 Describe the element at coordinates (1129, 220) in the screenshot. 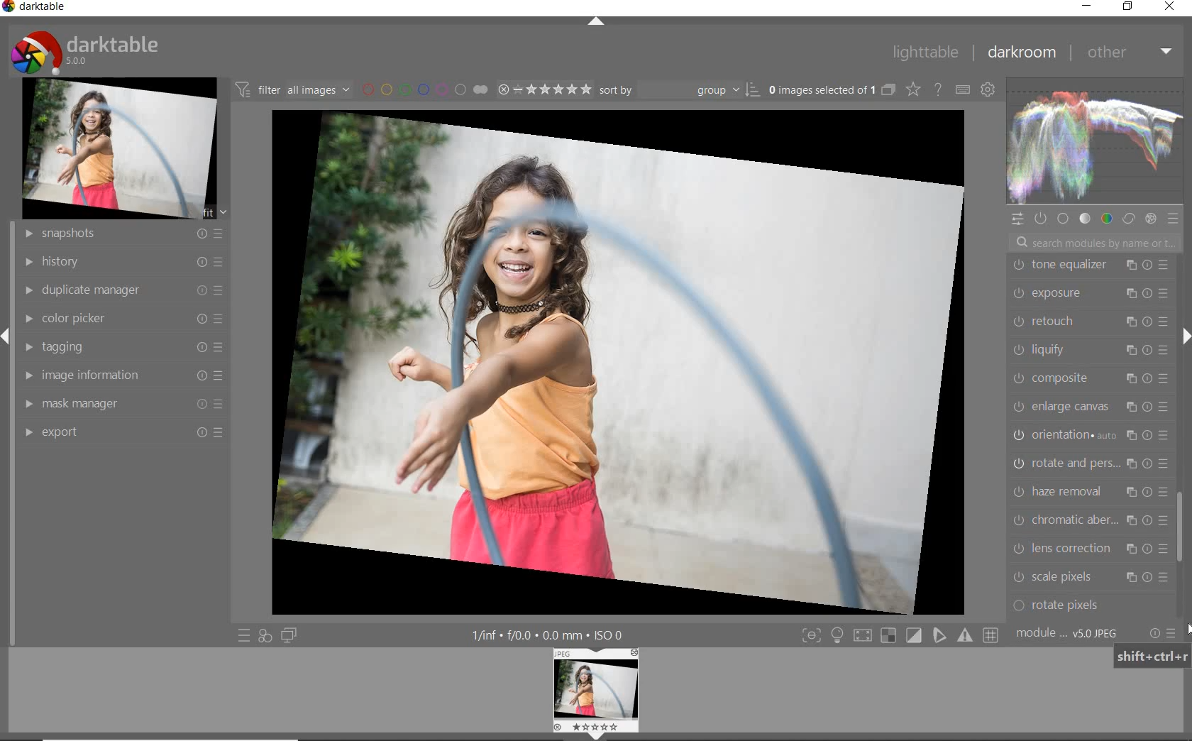

I see `correct` at that location.